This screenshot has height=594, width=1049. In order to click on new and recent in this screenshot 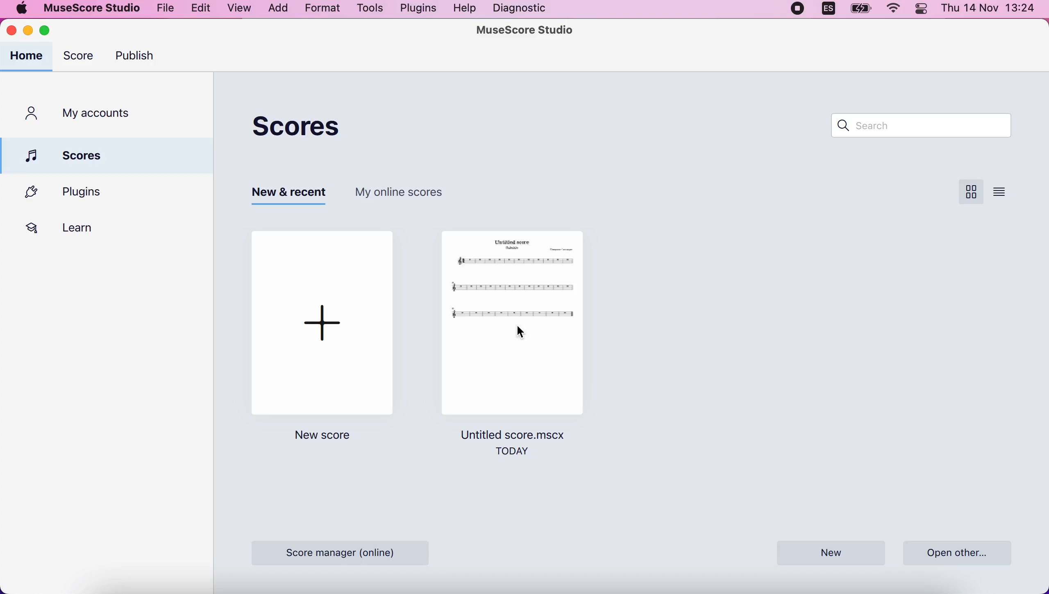, I will do `click(286, 195)`.